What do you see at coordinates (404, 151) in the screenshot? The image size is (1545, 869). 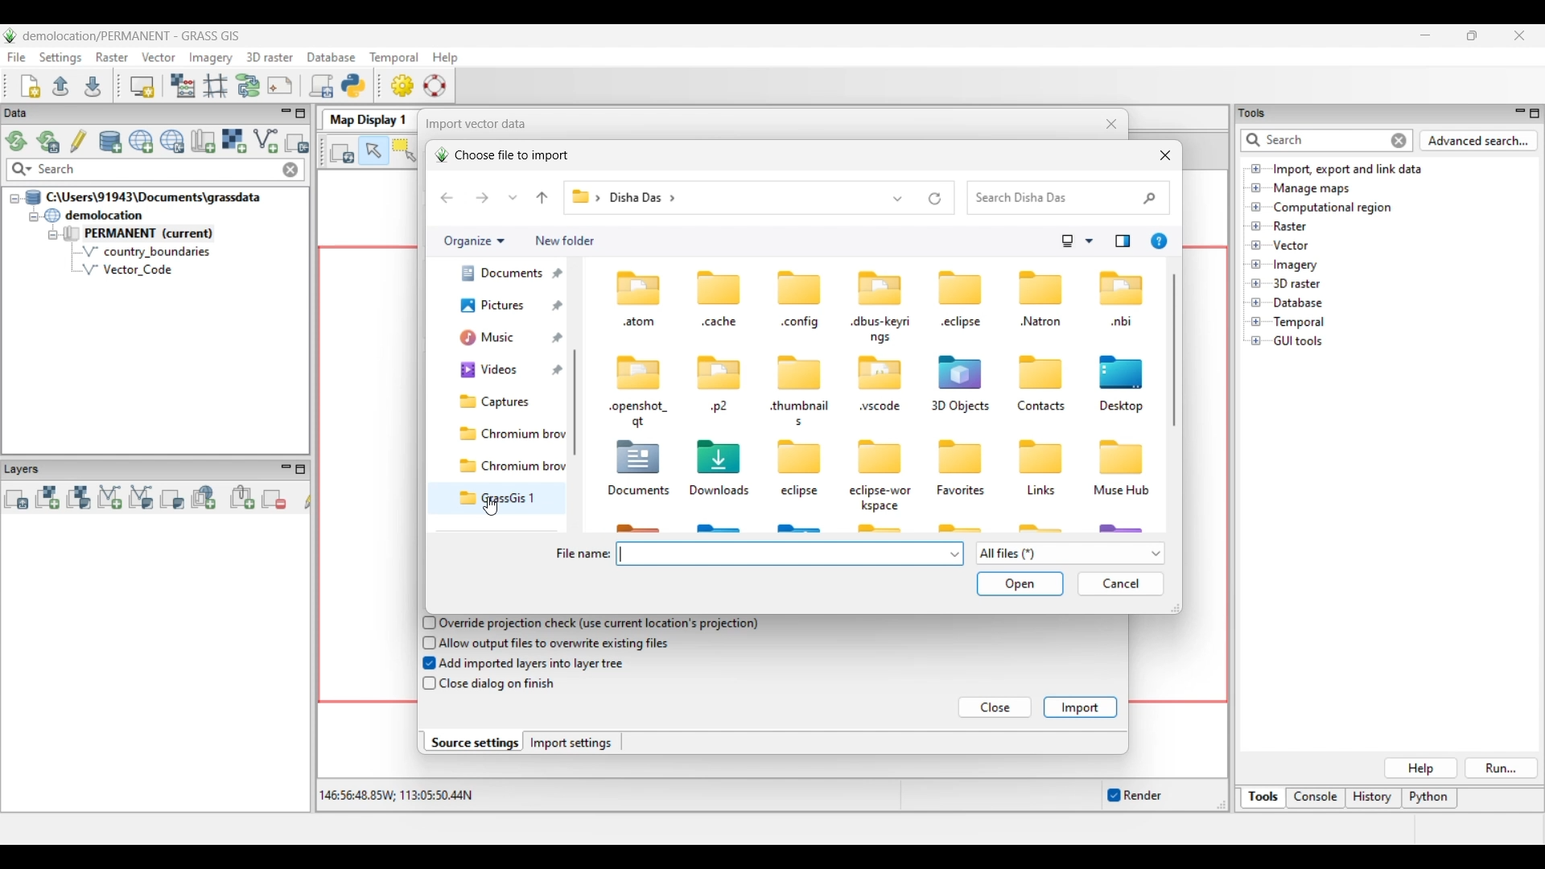 I see `Select vector feature(s)` at bounding box center [404, 151].